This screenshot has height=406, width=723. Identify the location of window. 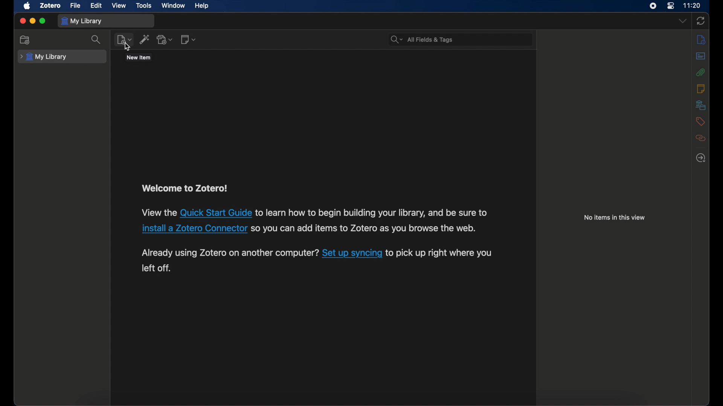
(174, 6).